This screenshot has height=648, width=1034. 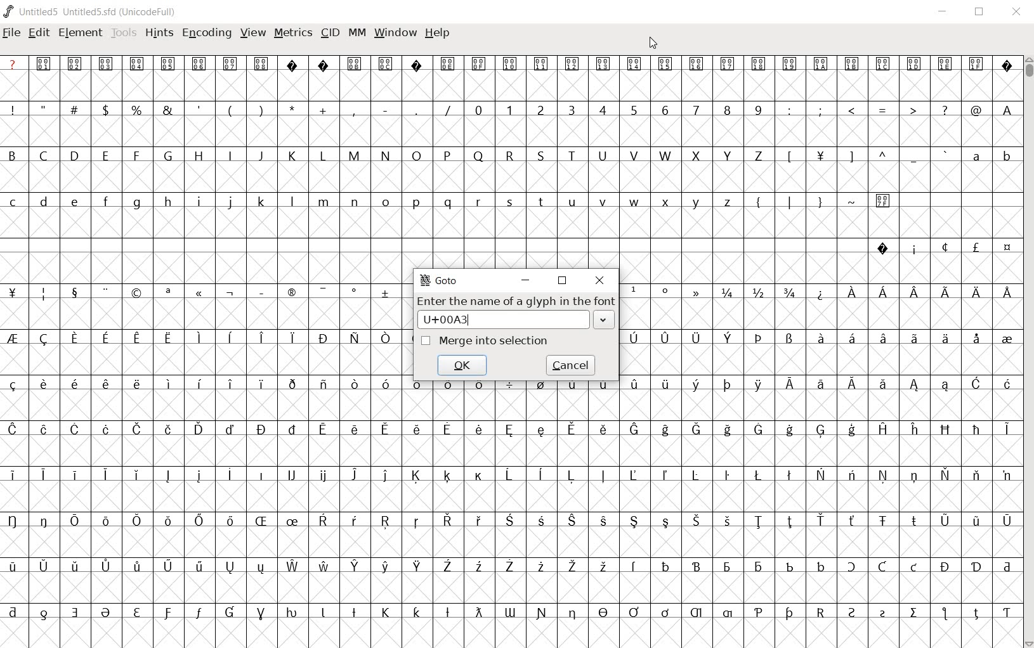 What do you see at coordinates (852, 476) in the screenshot?
I see `Symbol` at bounding box center [852, 476].